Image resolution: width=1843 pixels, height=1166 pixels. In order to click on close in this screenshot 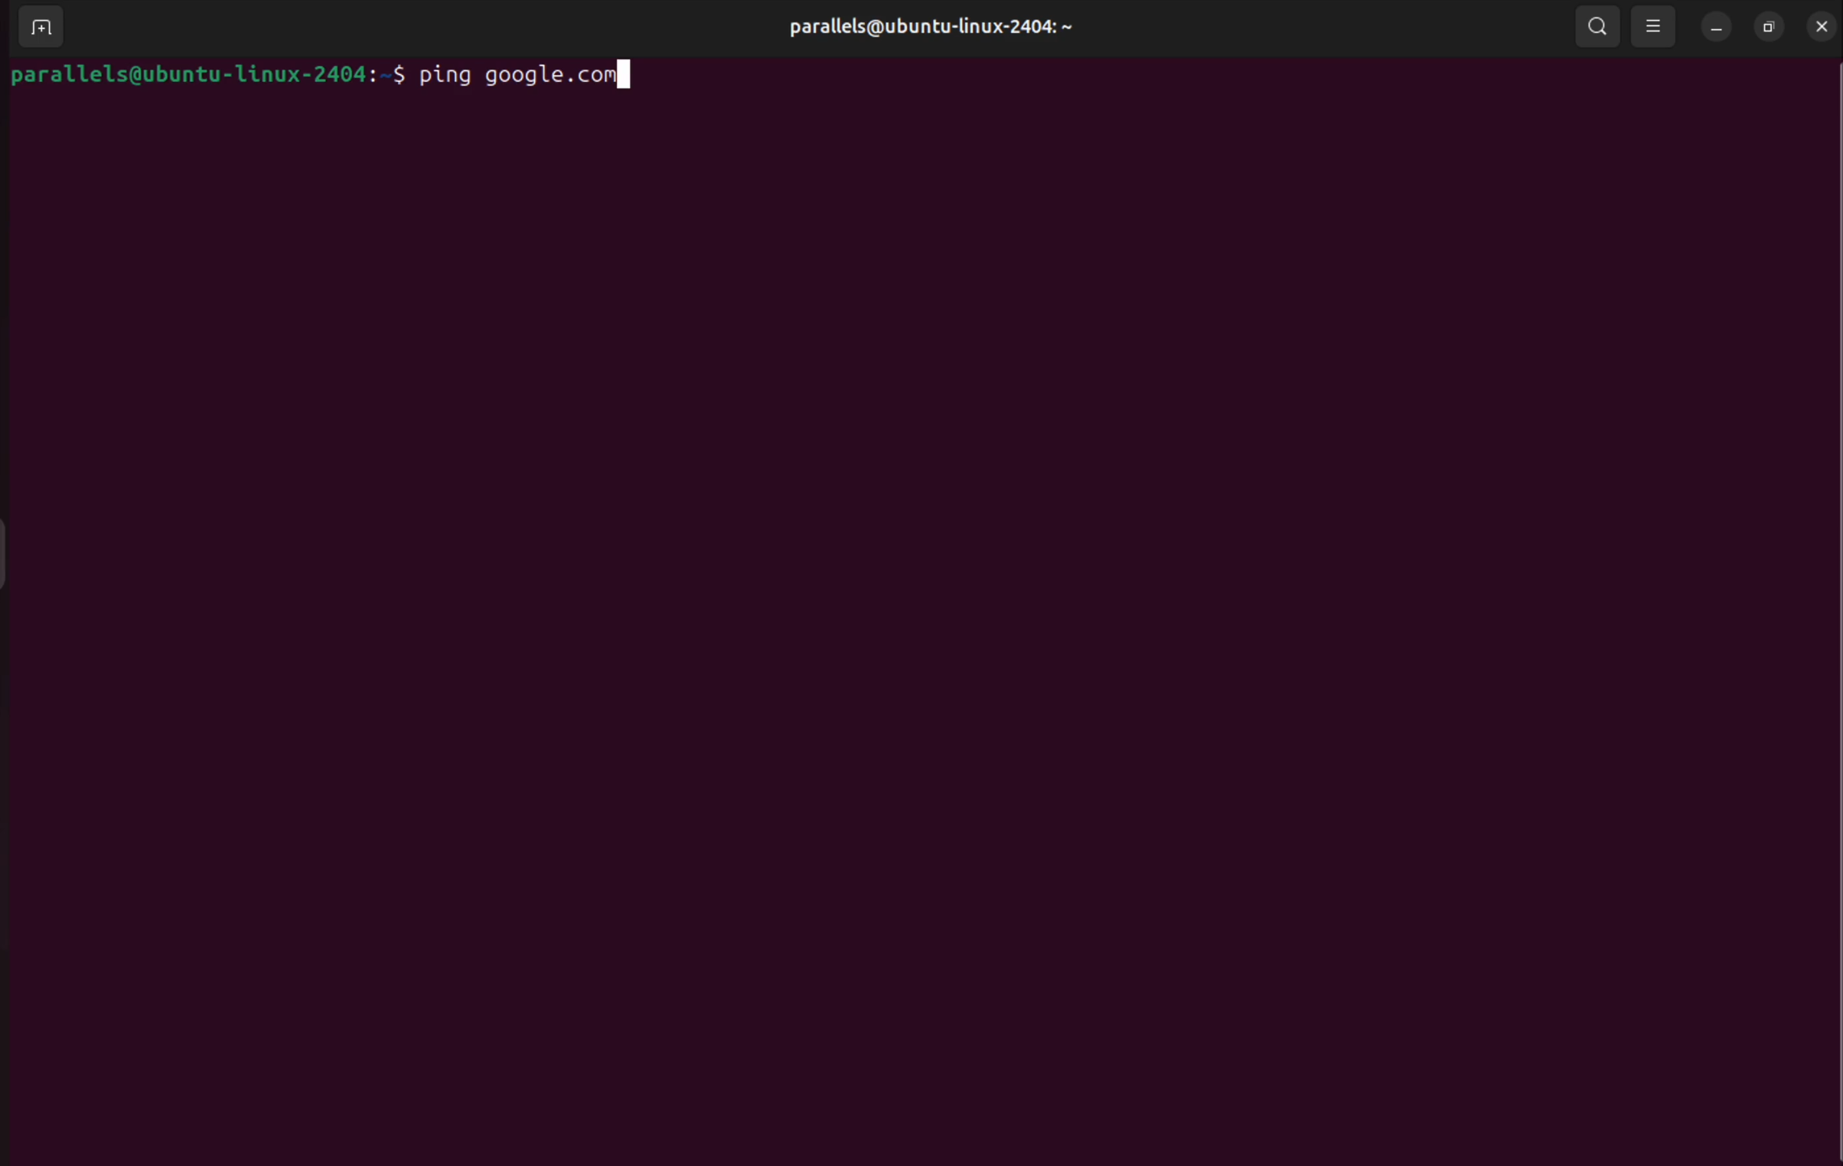, I will do `click(1820, 25)`.